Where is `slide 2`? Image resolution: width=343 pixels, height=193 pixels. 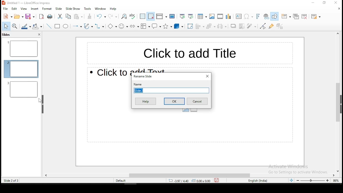
slide 2 is located at coordinates (23, 89).